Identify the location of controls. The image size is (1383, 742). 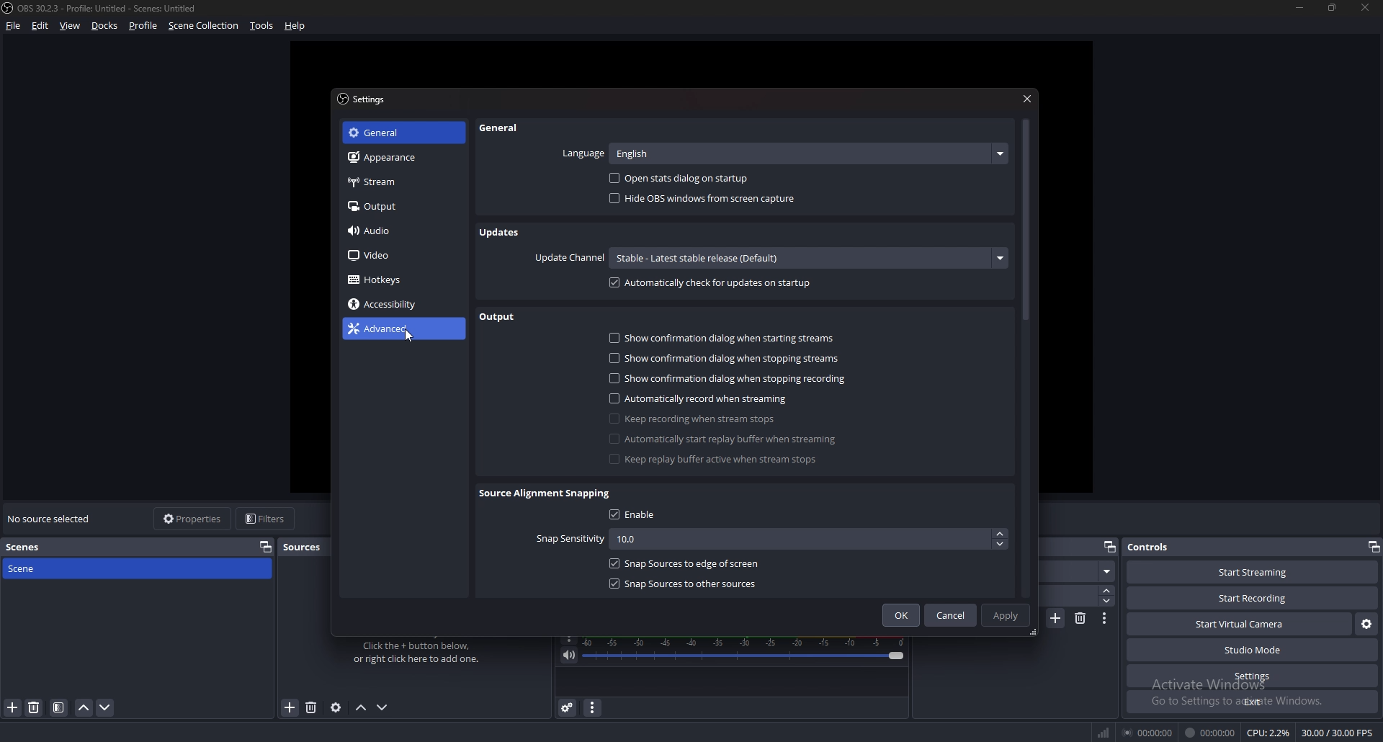
(1155, 546).